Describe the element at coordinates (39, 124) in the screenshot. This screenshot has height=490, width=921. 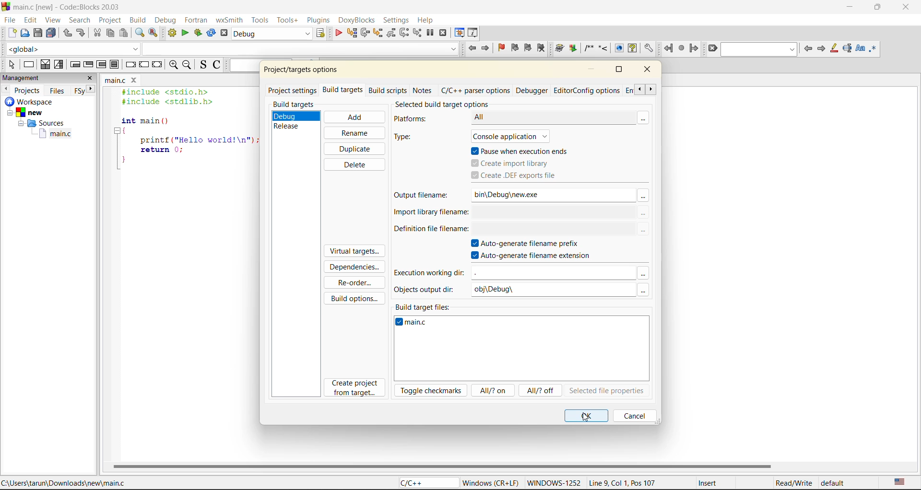
I see `Sources` at that location.